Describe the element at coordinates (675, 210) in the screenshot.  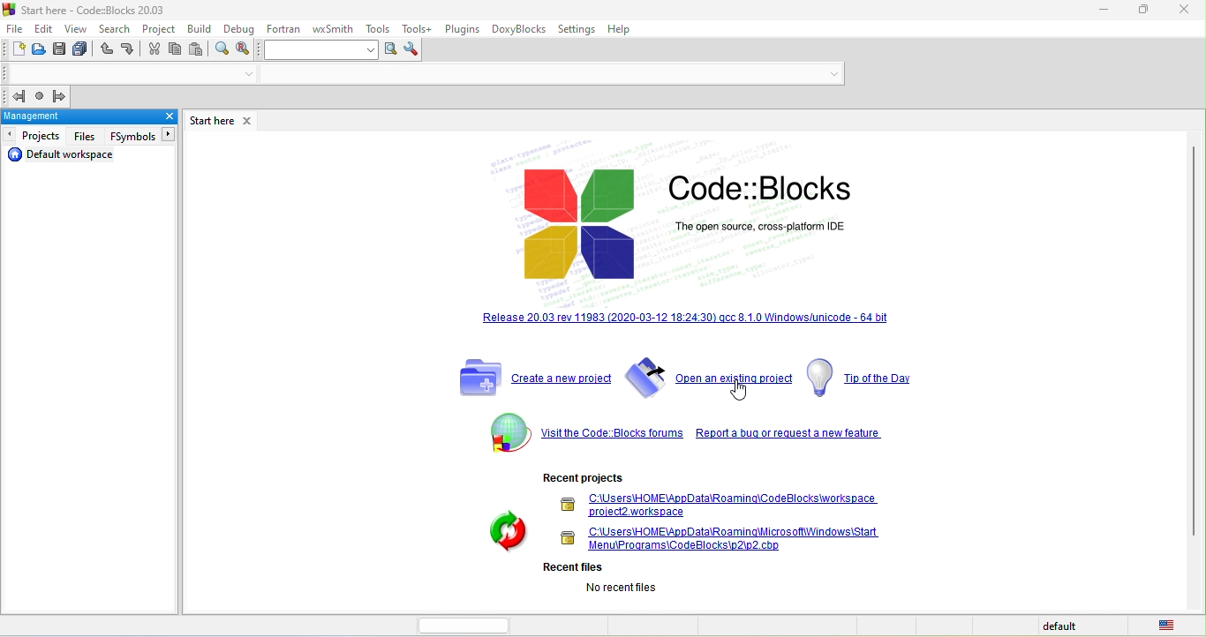
I see `code blocks` at that location.